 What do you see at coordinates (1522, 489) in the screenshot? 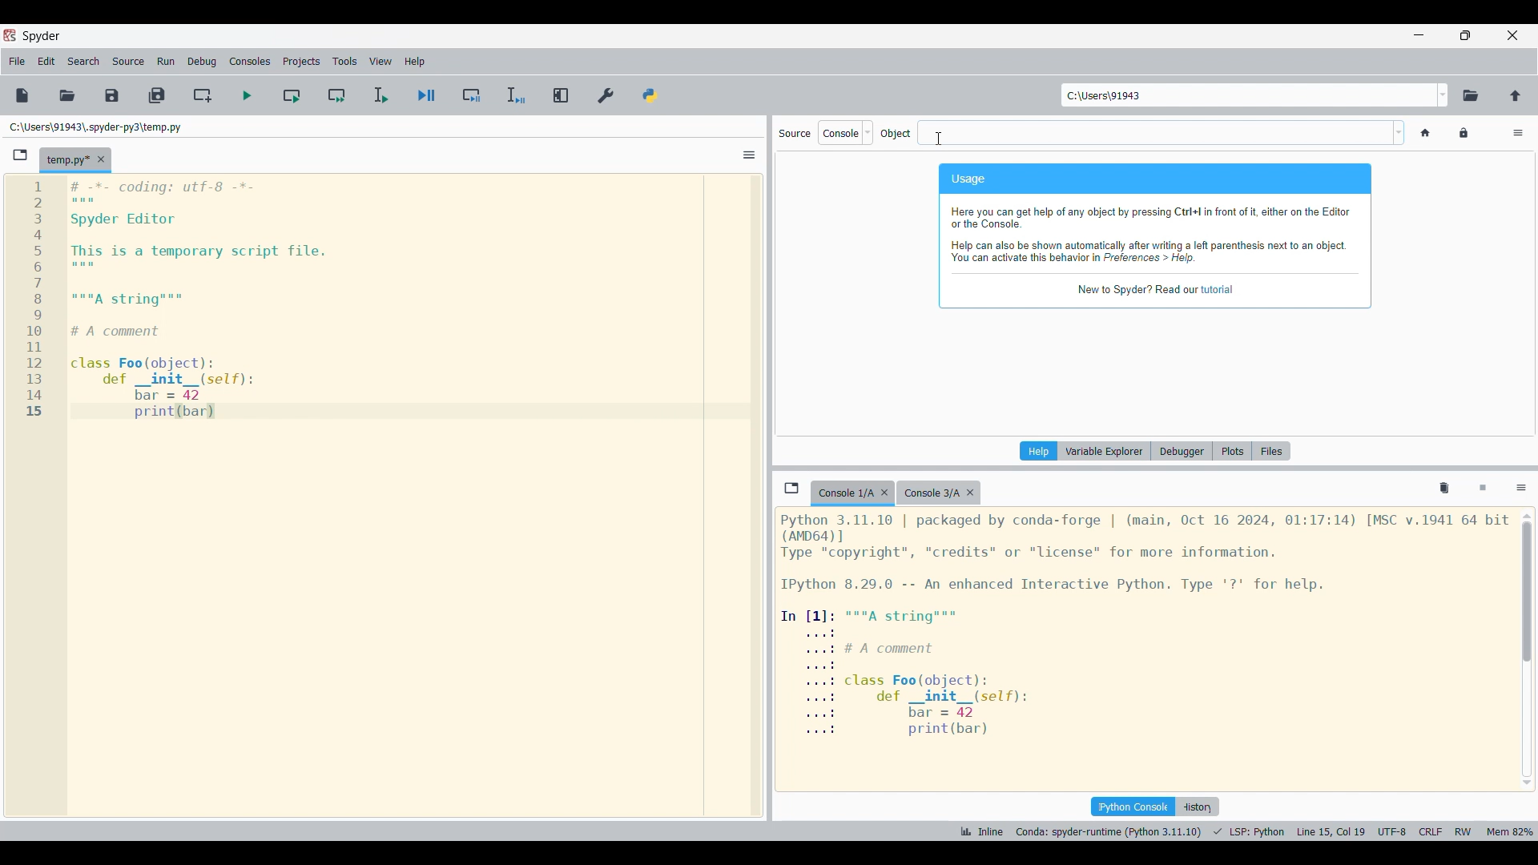
I see `Options` at bounding box center [1522, 489].